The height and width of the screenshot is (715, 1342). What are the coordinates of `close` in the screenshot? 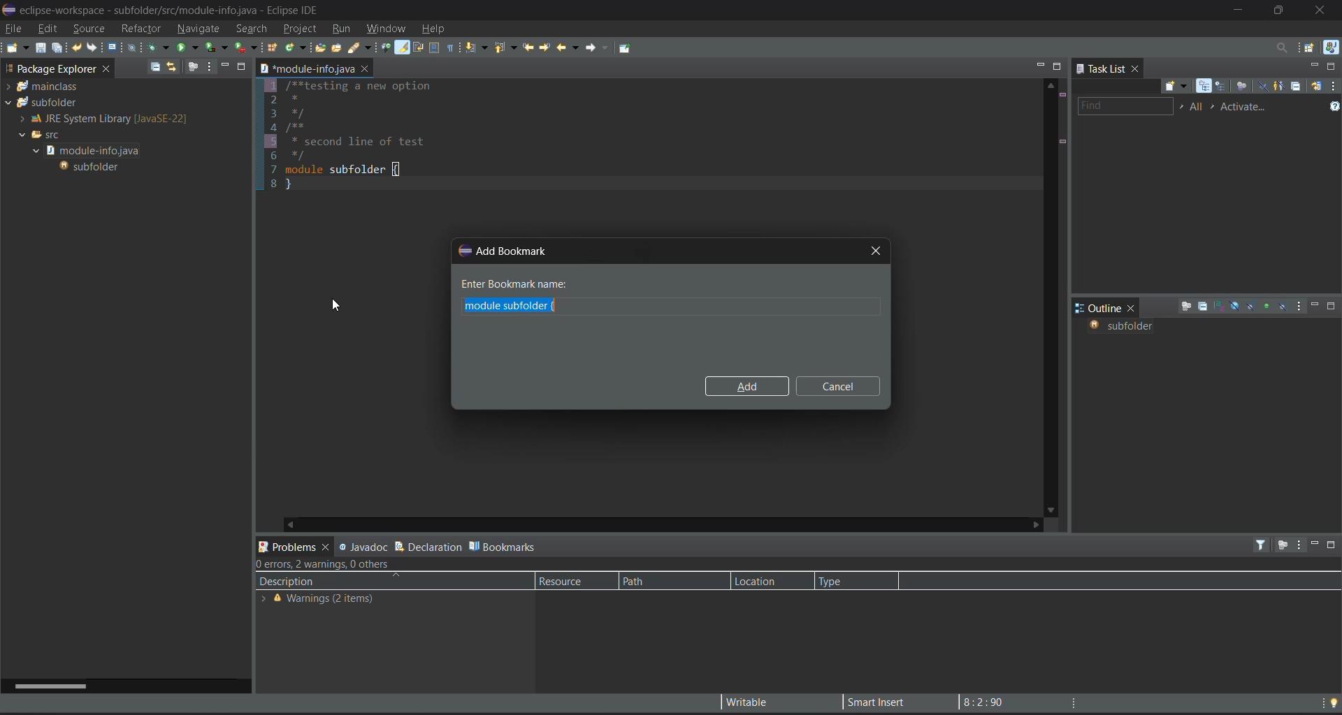 It's located at (374, 68).